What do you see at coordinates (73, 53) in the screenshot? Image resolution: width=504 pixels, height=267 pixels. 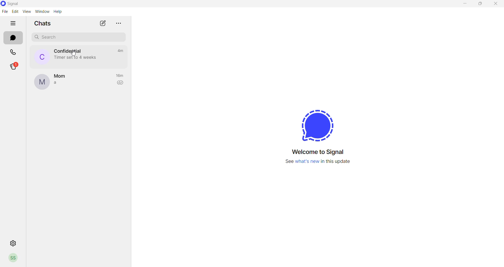 I see `cursor` at bounding box center [73, 53].